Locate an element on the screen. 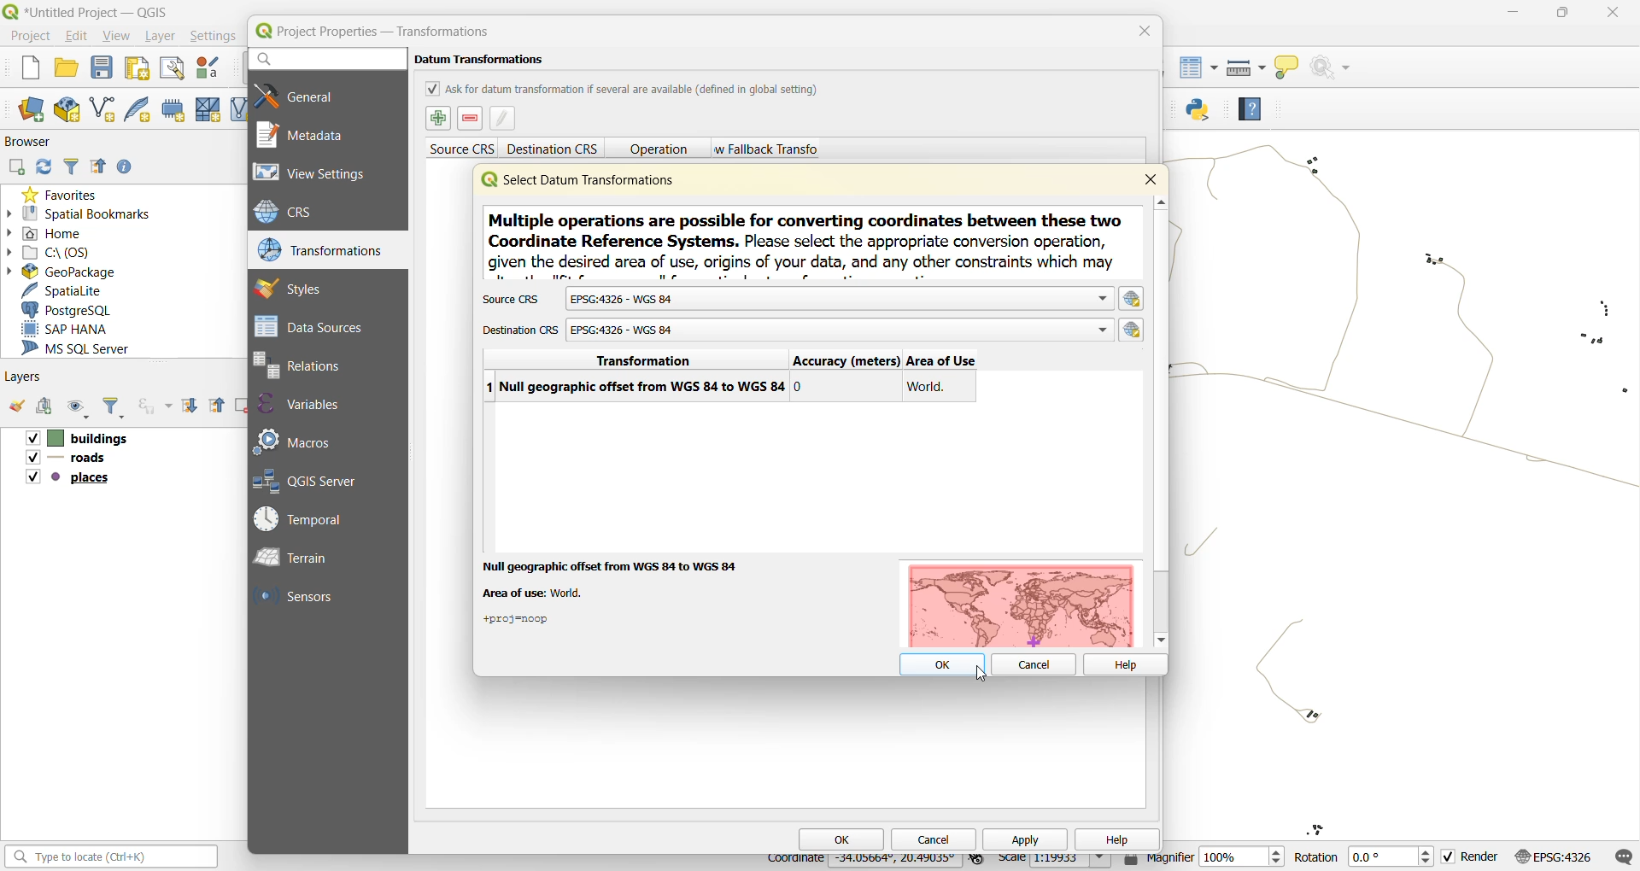 The width and height of the screenshot is (1640, 871). accuracy (meters) is located at coordinates (846, 361).